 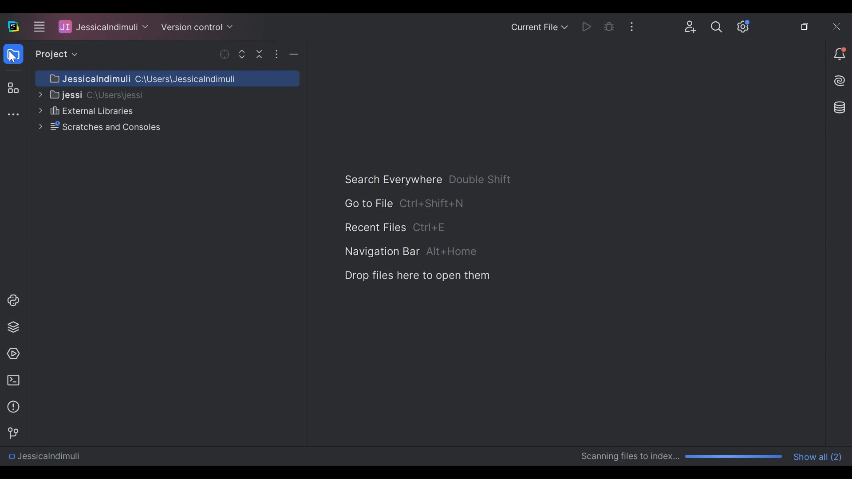 What do you see at coordinates (296, 53) in the screenshot?
I see `Minimize` at bounding box center [296, 53].